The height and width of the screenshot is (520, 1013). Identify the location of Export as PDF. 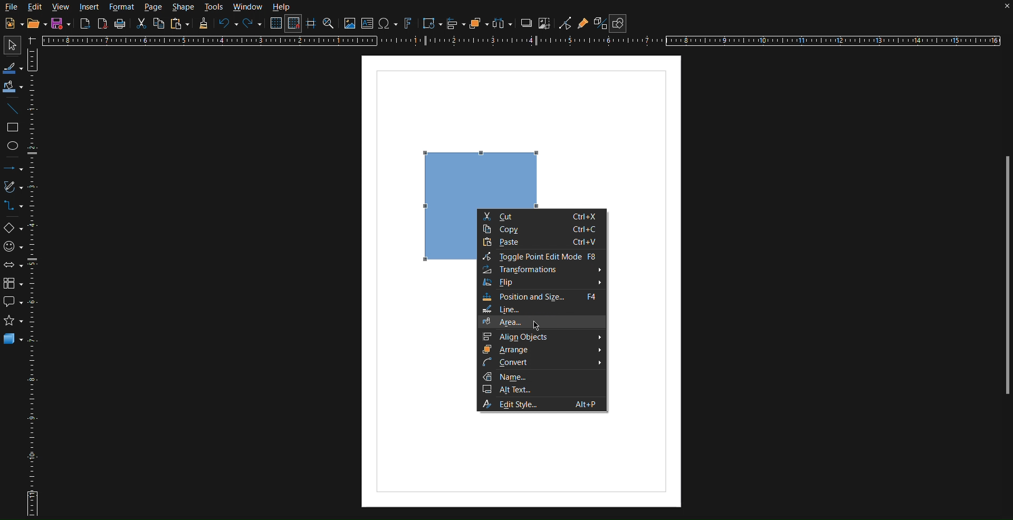
(103, 25).